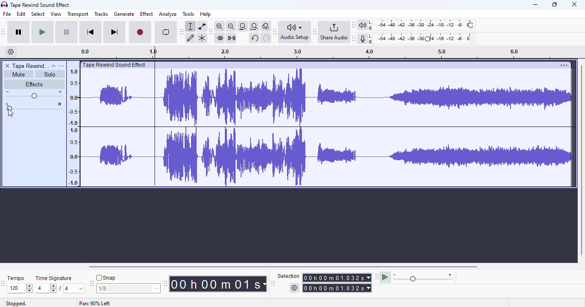 This screenshot has height=307, width=585. What do you see at coordinates (165, 283) in the screenshot?
I see `audacity time toolbar` at bounding box center [165, 283].